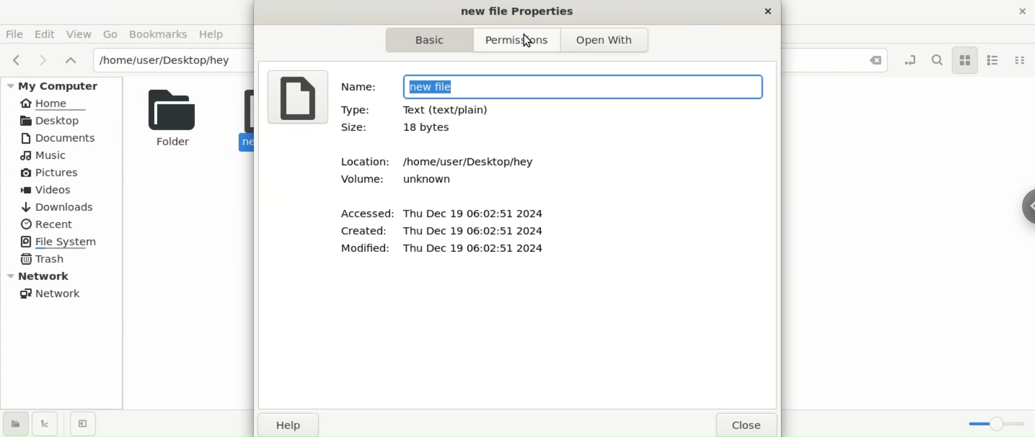 This screenshot has width=1035, height=437. What do you see at coordinates (63, 241) in the screenshot?
I see `File System` at bounding box center [63, 241].